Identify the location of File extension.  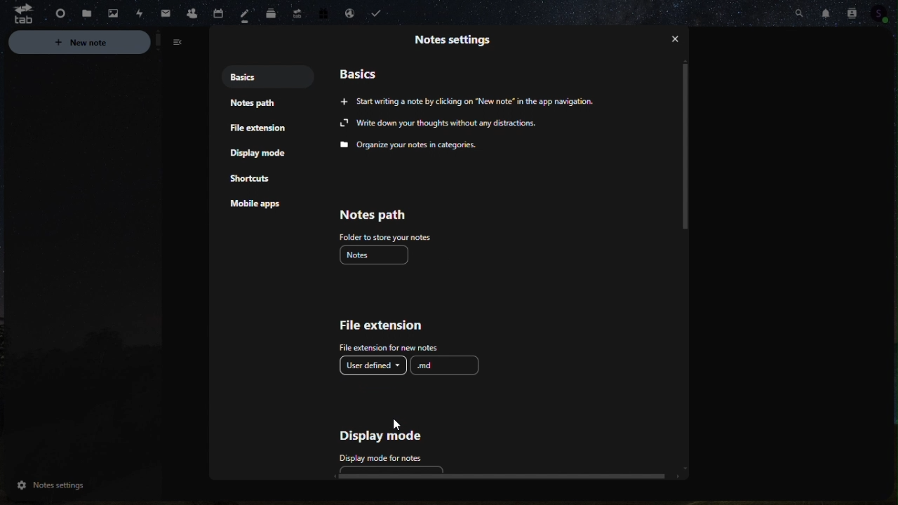
(391, 335).